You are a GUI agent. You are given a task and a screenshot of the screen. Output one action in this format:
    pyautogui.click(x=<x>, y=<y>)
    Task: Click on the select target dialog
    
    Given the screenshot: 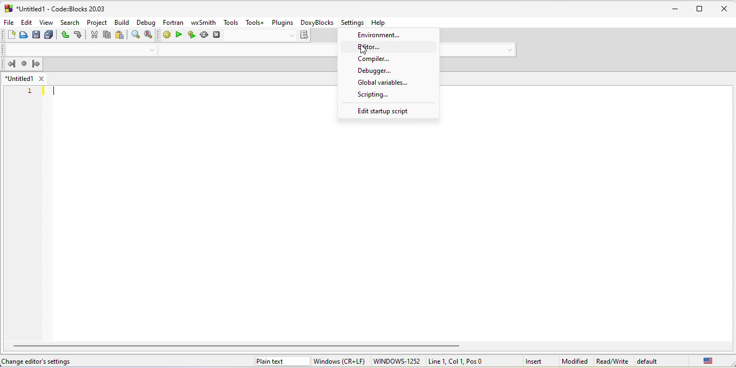 What is the action you would take?
    pyautogui.click(x=267, y=36)
    